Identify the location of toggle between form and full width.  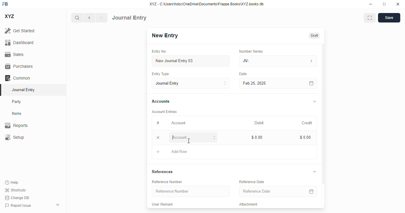
(370, 18).